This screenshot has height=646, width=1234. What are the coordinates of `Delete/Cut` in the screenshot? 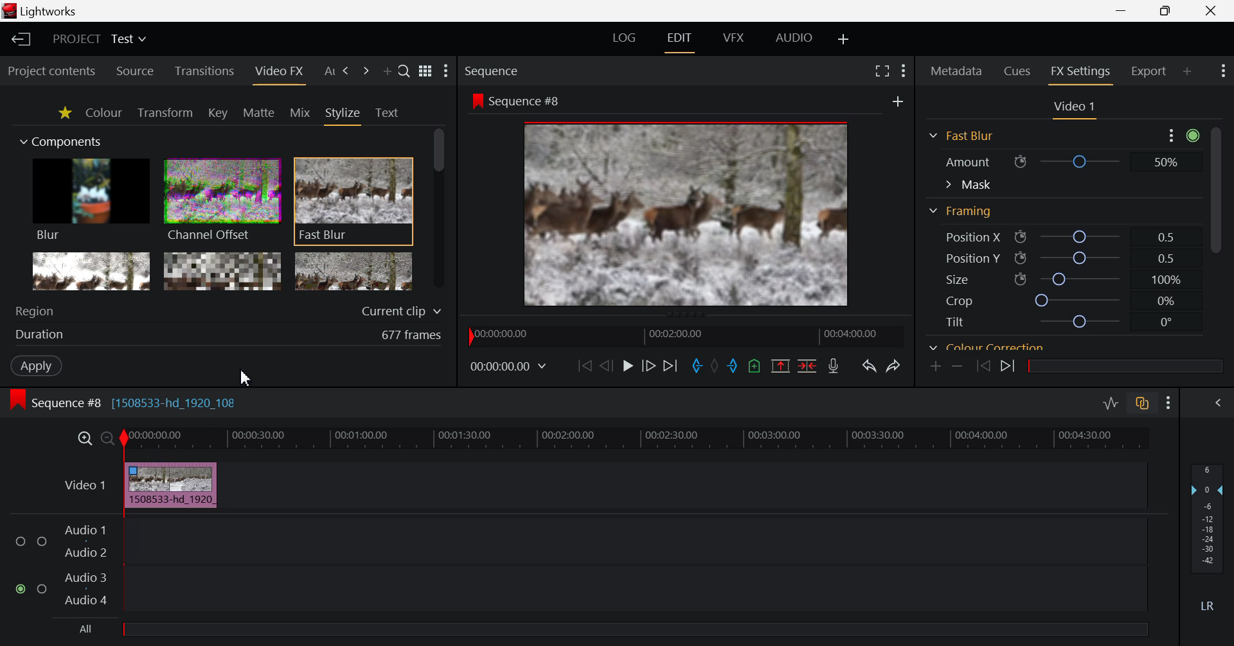 It's located at (809, 366).